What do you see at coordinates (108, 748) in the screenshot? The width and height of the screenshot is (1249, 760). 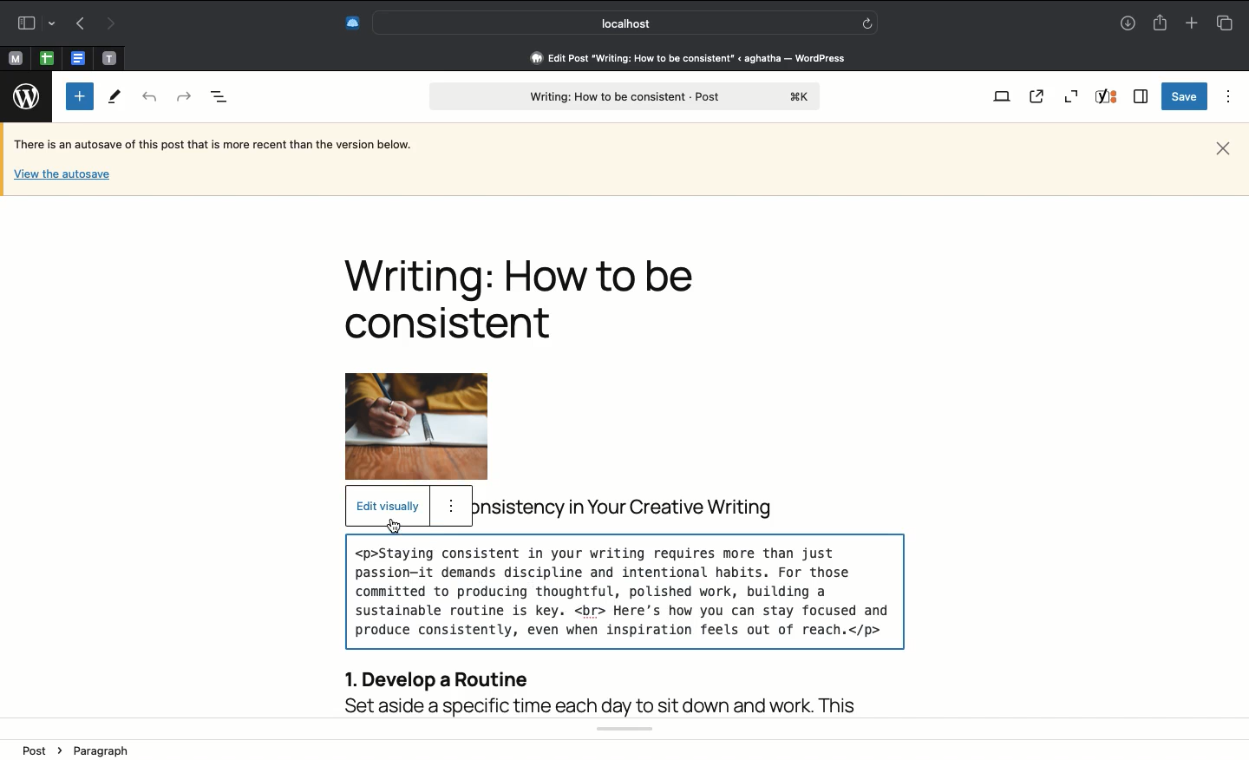 I see `paragraph` at bounding box center [108, 748].